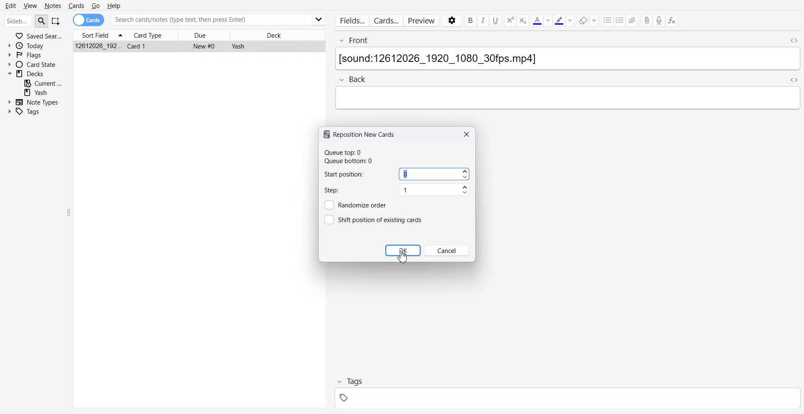  I want to click on Today, so click(35, 45).